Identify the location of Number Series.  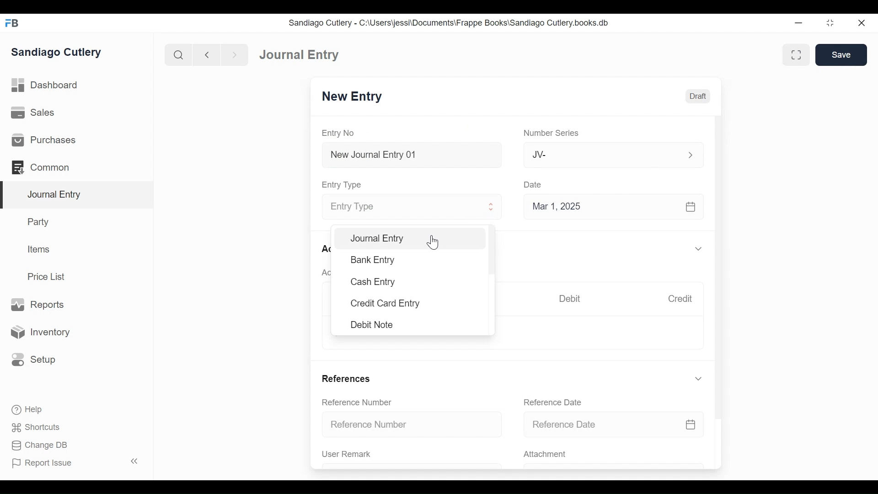
(550, 133).